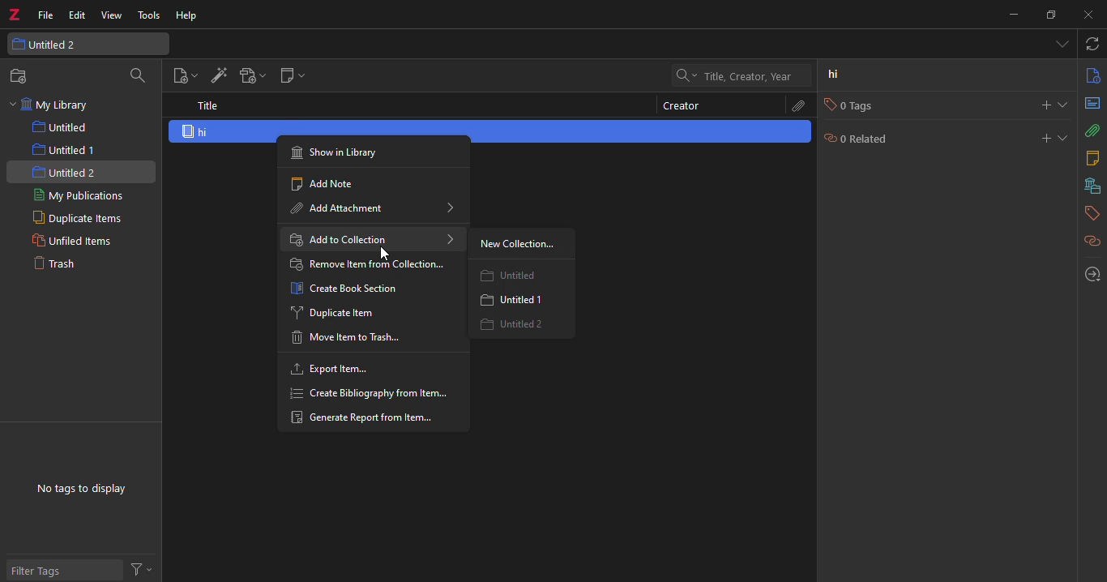  I want to click on 0 tags, so click(851, 106).